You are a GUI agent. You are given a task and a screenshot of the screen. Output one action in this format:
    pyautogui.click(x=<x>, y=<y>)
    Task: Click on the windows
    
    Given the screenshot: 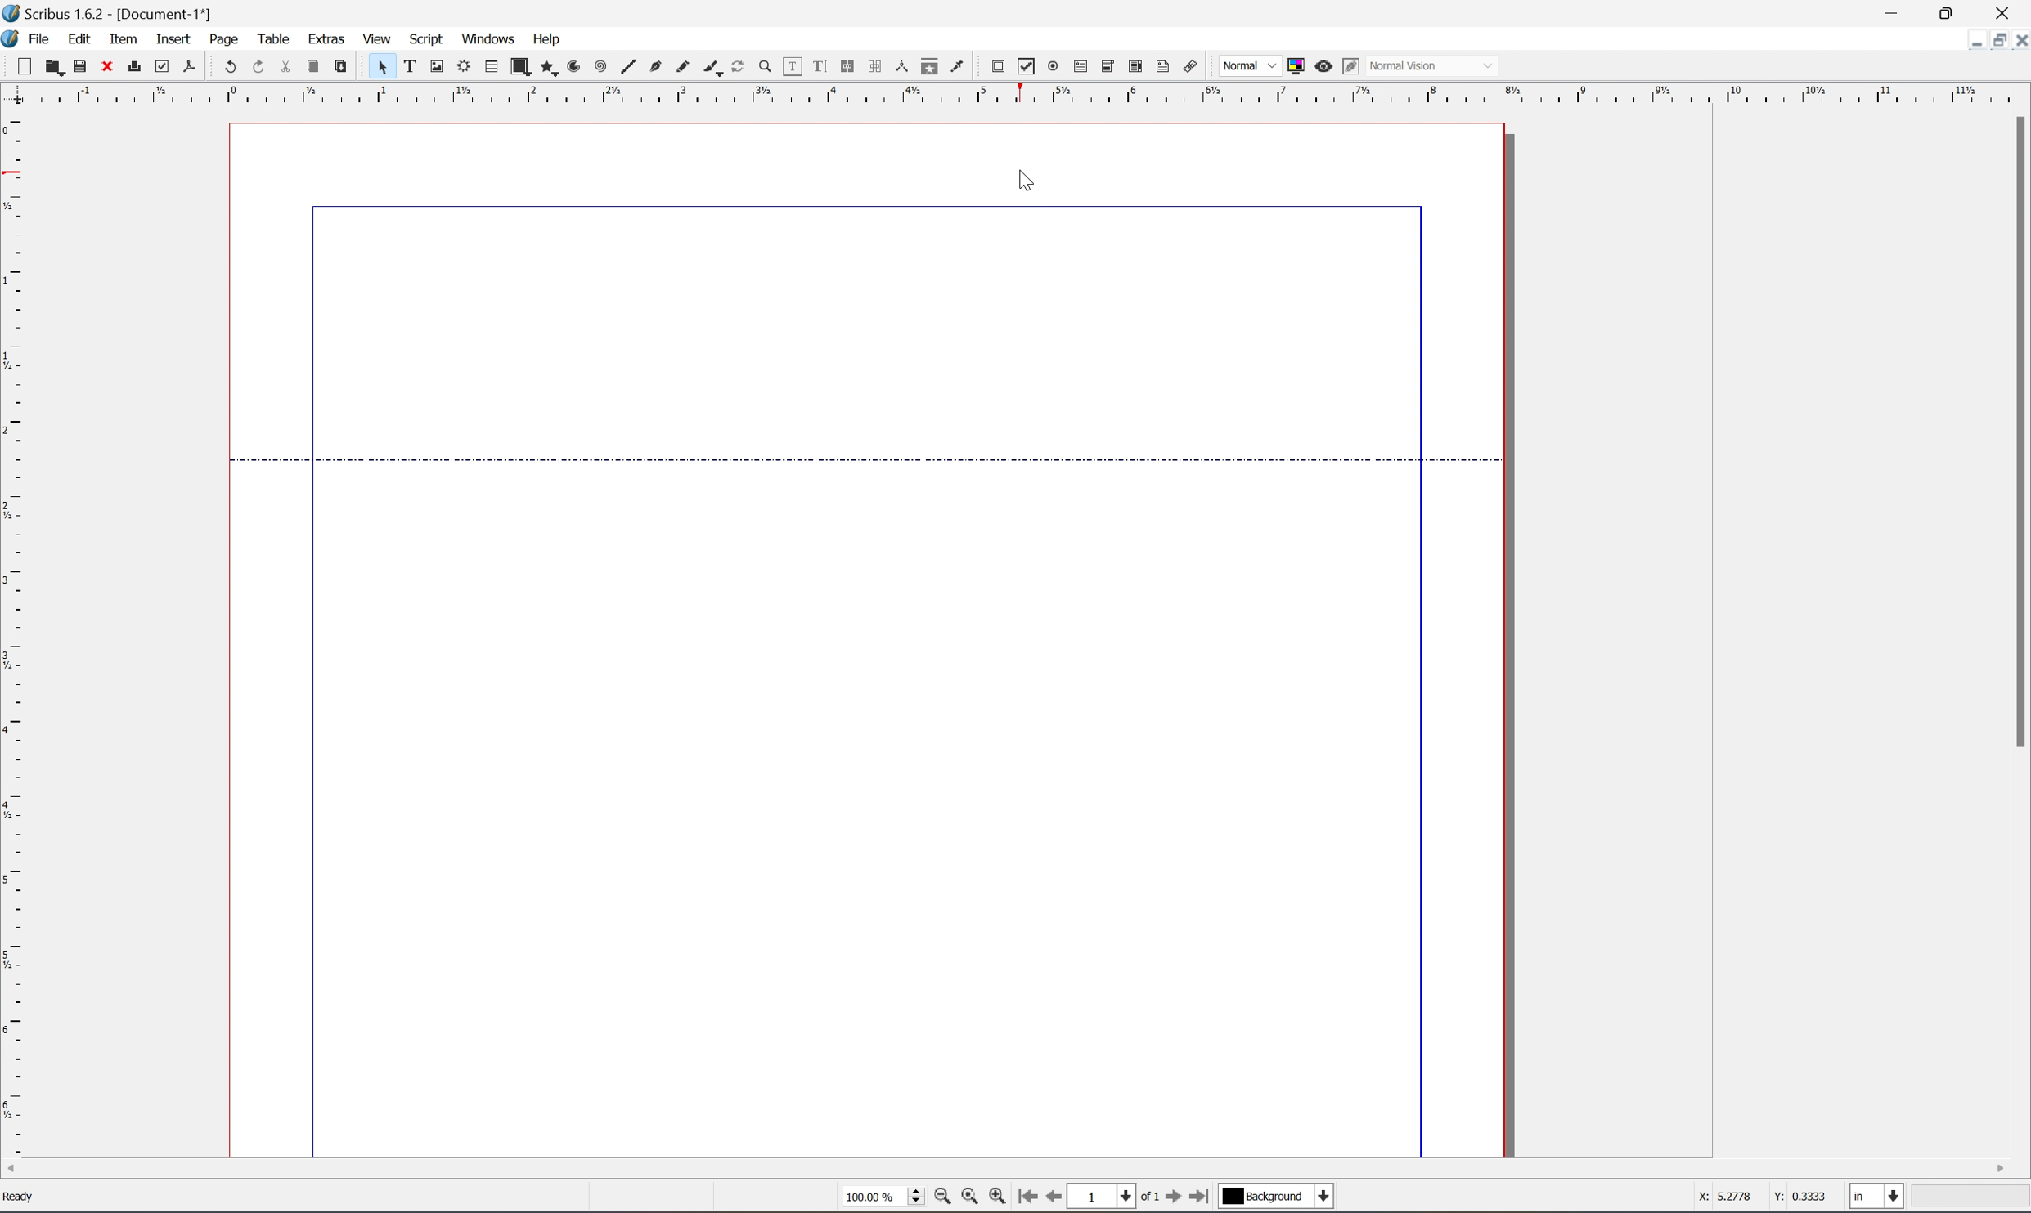 What is the action you would take?
    pyautogui.click(x=488, y=37)
    